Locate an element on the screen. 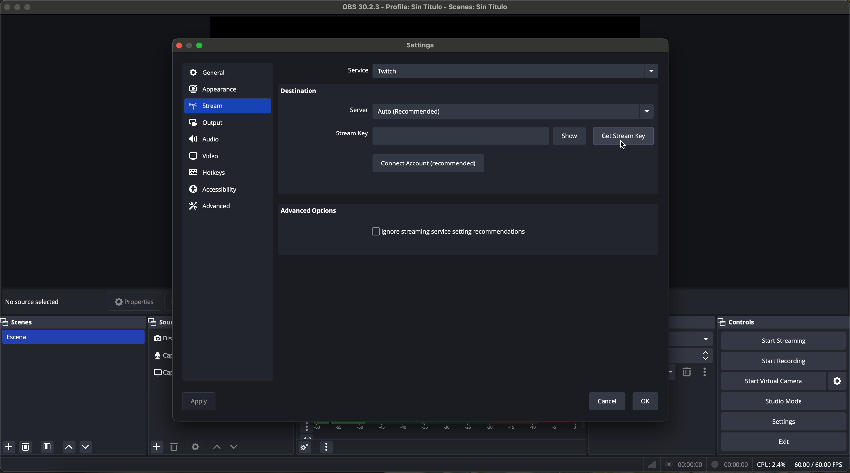  exit is located at coordinates (785, 443).